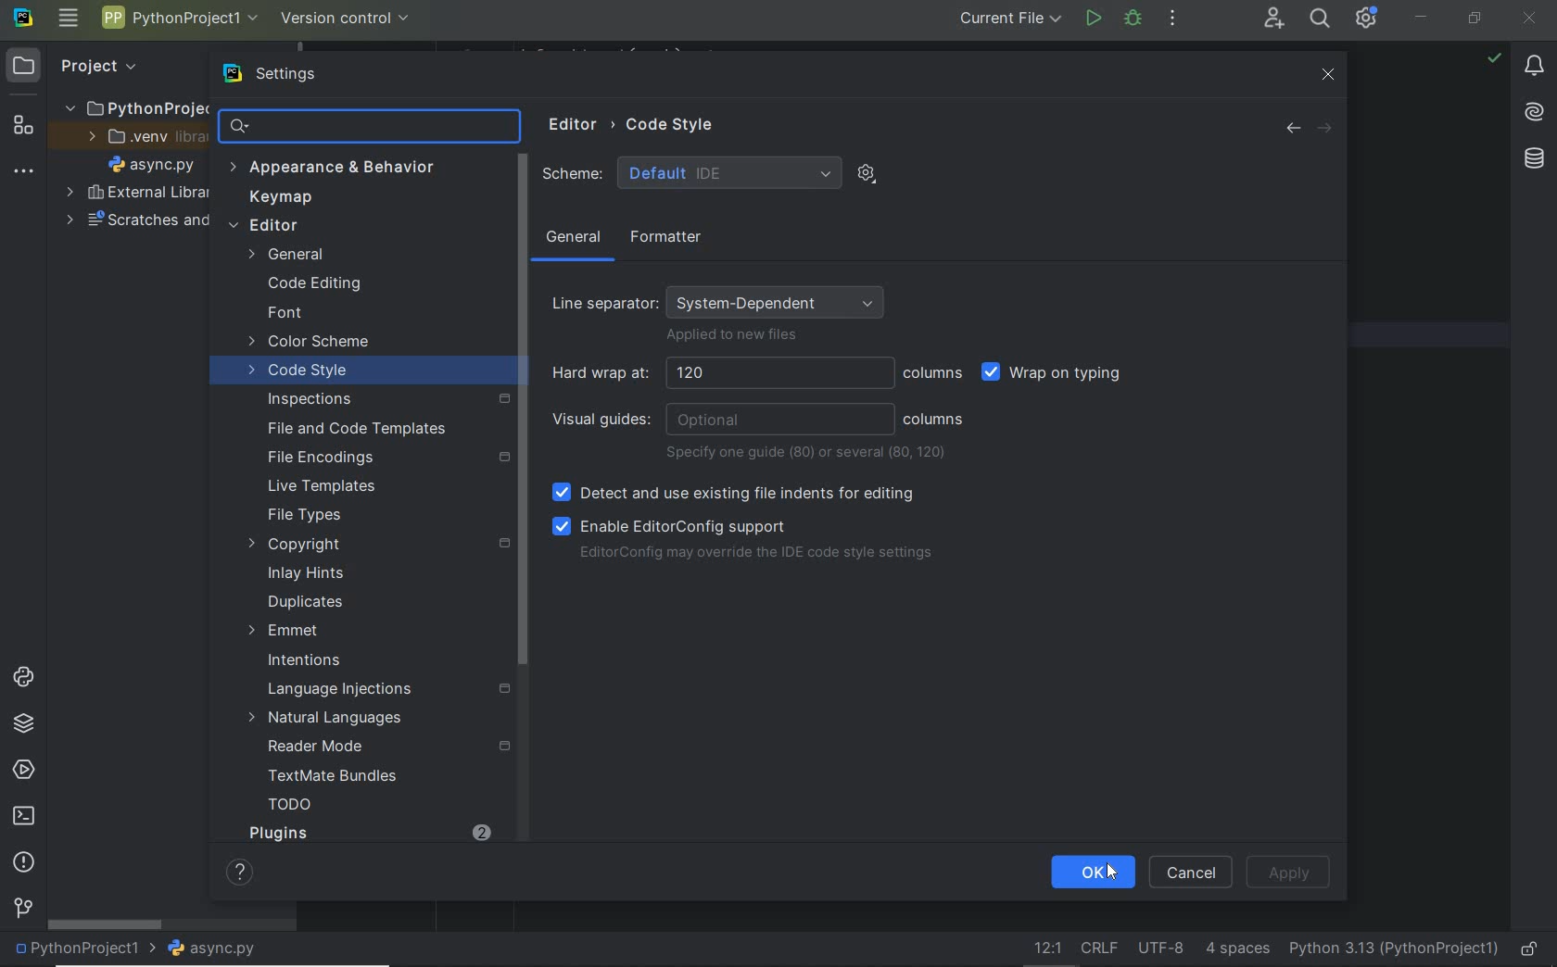 Image resolution: width=1557 pixels, height=967 pixels. Describe the element at coordinates (1235, 949) in the screenshot. I see `indent` at that location.